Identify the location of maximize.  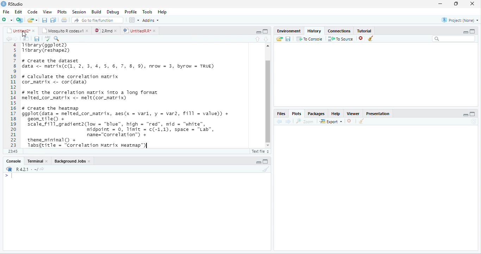
(457, 4).